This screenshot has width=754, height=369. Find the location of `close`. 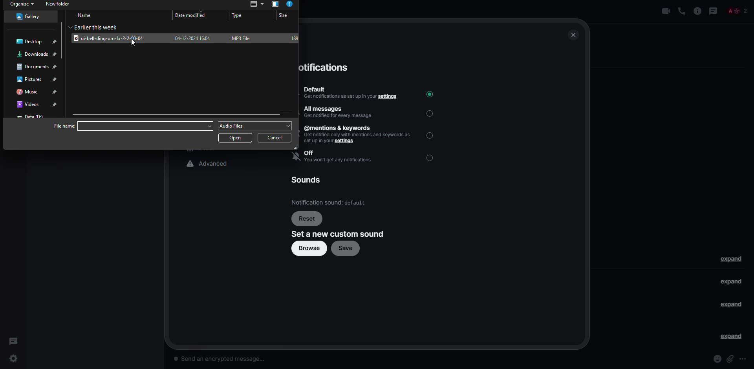

close is located at coordinates (574, 35).